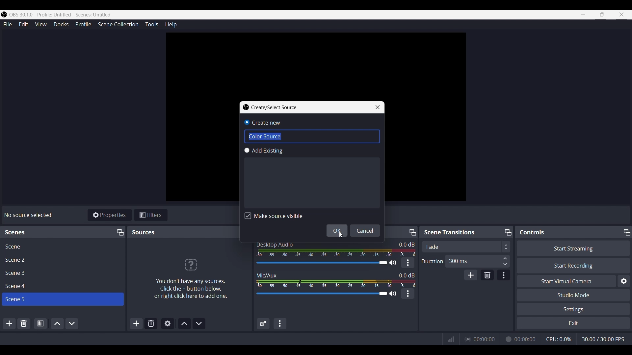 Image resolution: width=632 pixels, height=355 pixels. Describe the element at coordinates (143, 232) in the screenshot. I see `Sources` at that location.